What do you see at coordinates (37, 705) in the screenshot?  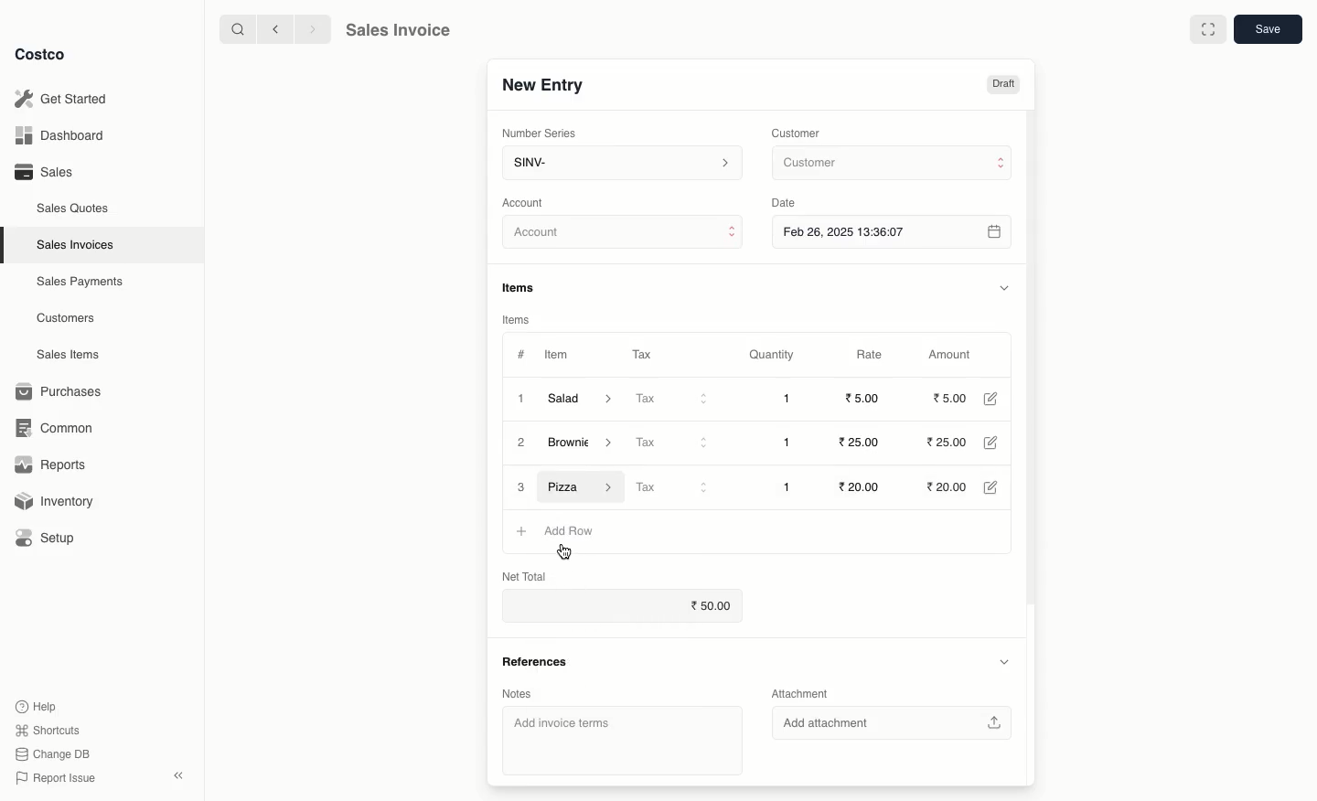 I see `Help` at bounding box center [37, 705].